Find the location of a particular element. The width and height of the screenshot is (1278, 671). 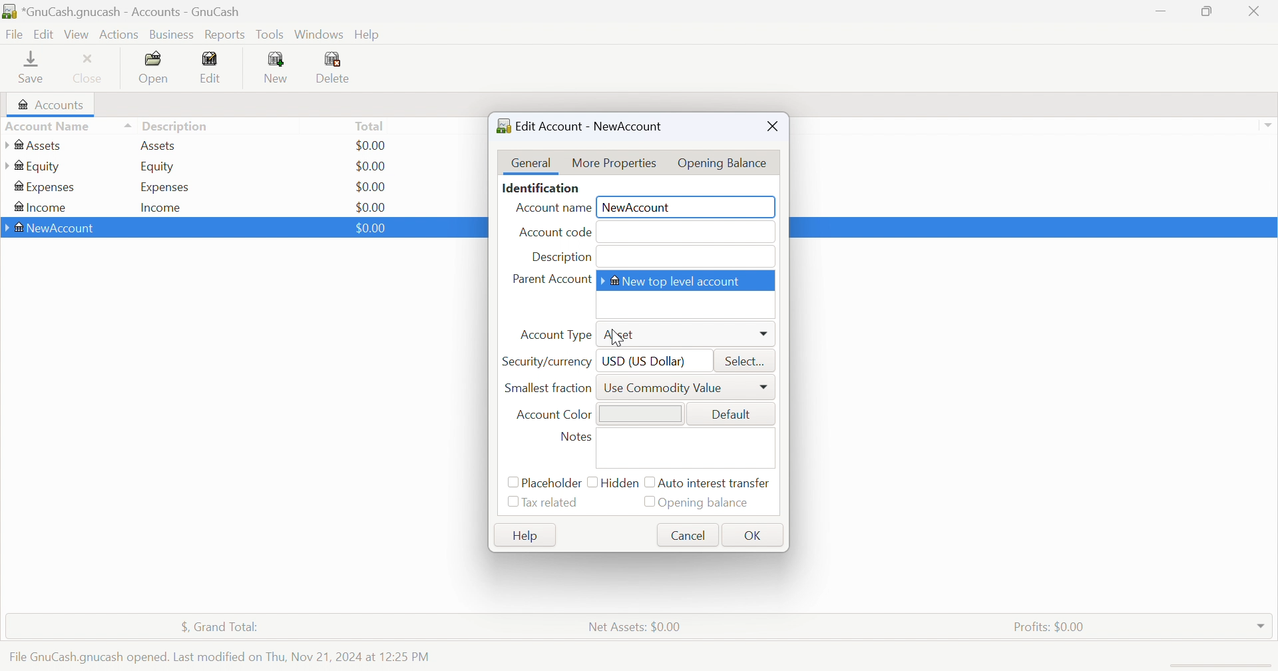

OK is located at coordinates (754, 536).